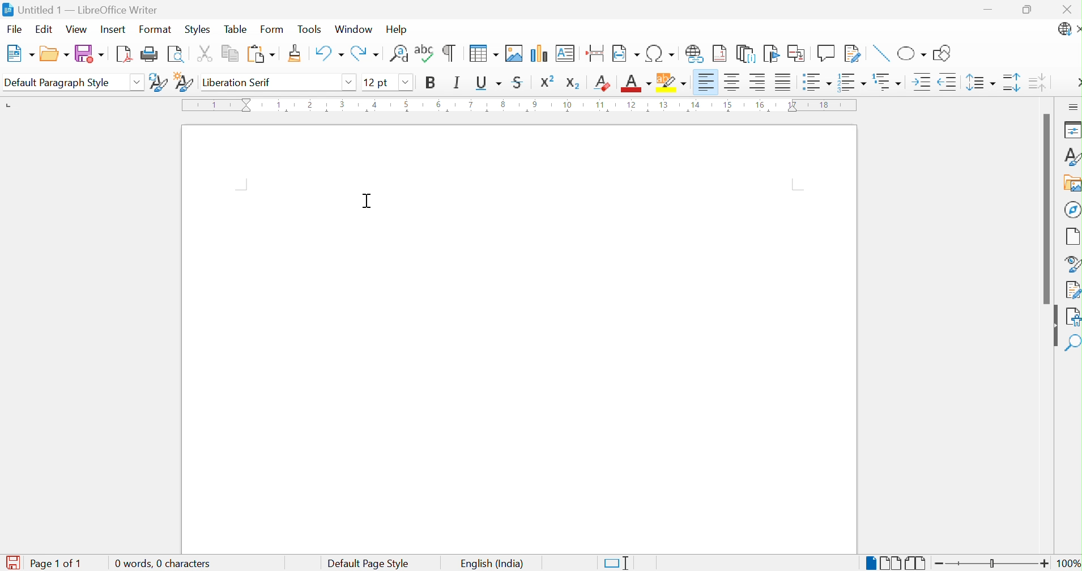  I want to click on Strikethrough, so click(519, 81).